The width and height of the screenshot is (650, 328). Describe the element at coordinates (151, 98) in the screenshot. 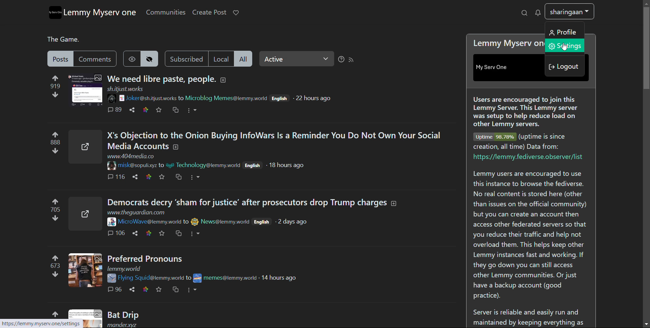

I see `poster username` at that location.